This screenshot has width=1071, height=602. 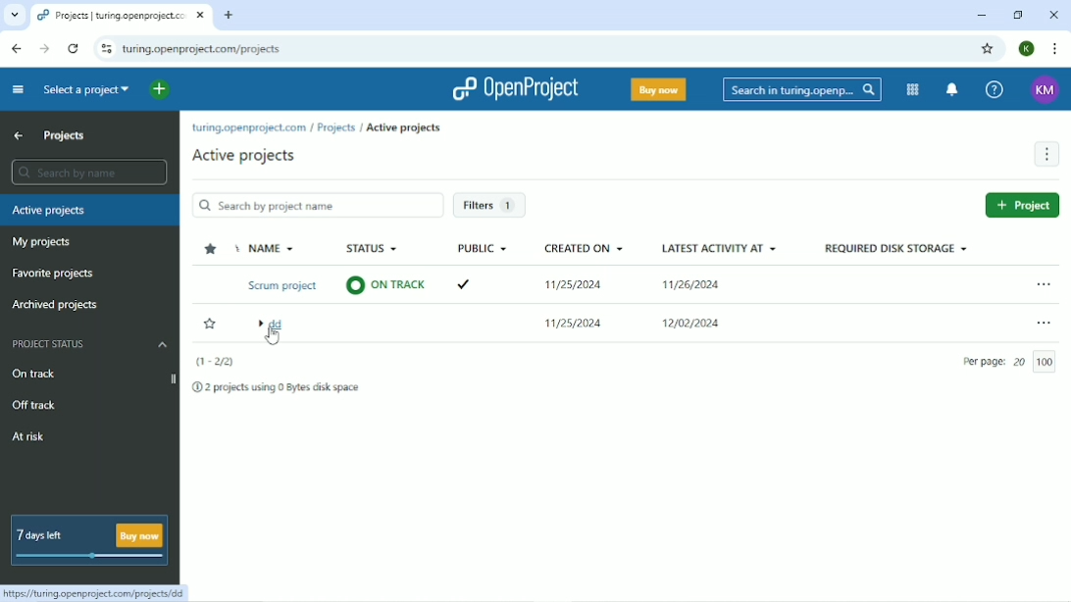 What do you see at coordinates (897, 252) in the screenshot?
I see `Required disk storage` at bounding box center [897, 252].